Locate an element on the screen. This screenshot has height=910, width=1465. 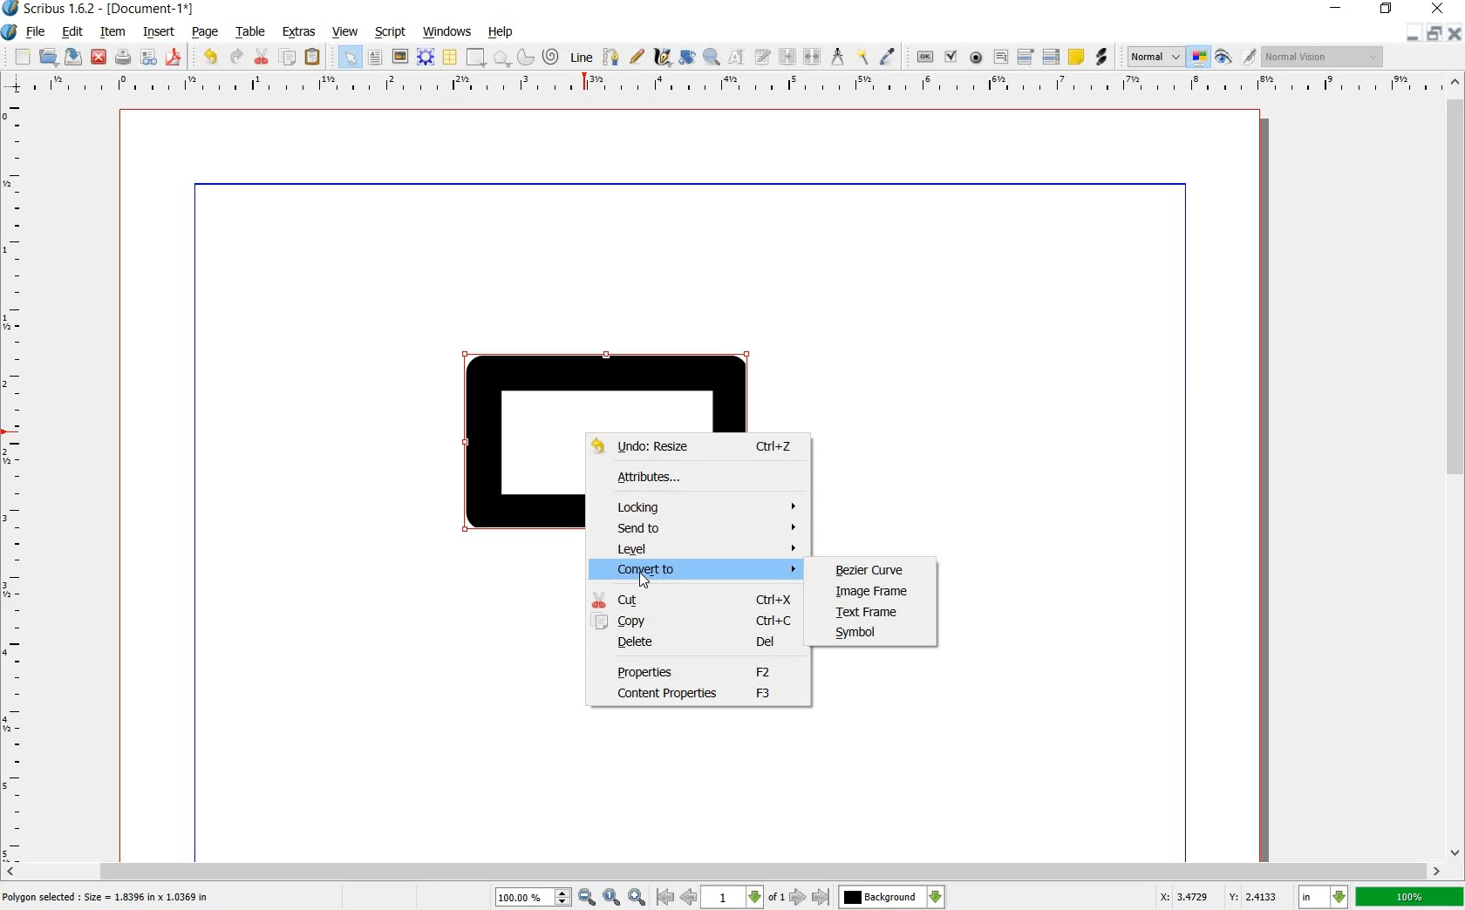
edit in preview mode is located at coordinates (1234, 58).